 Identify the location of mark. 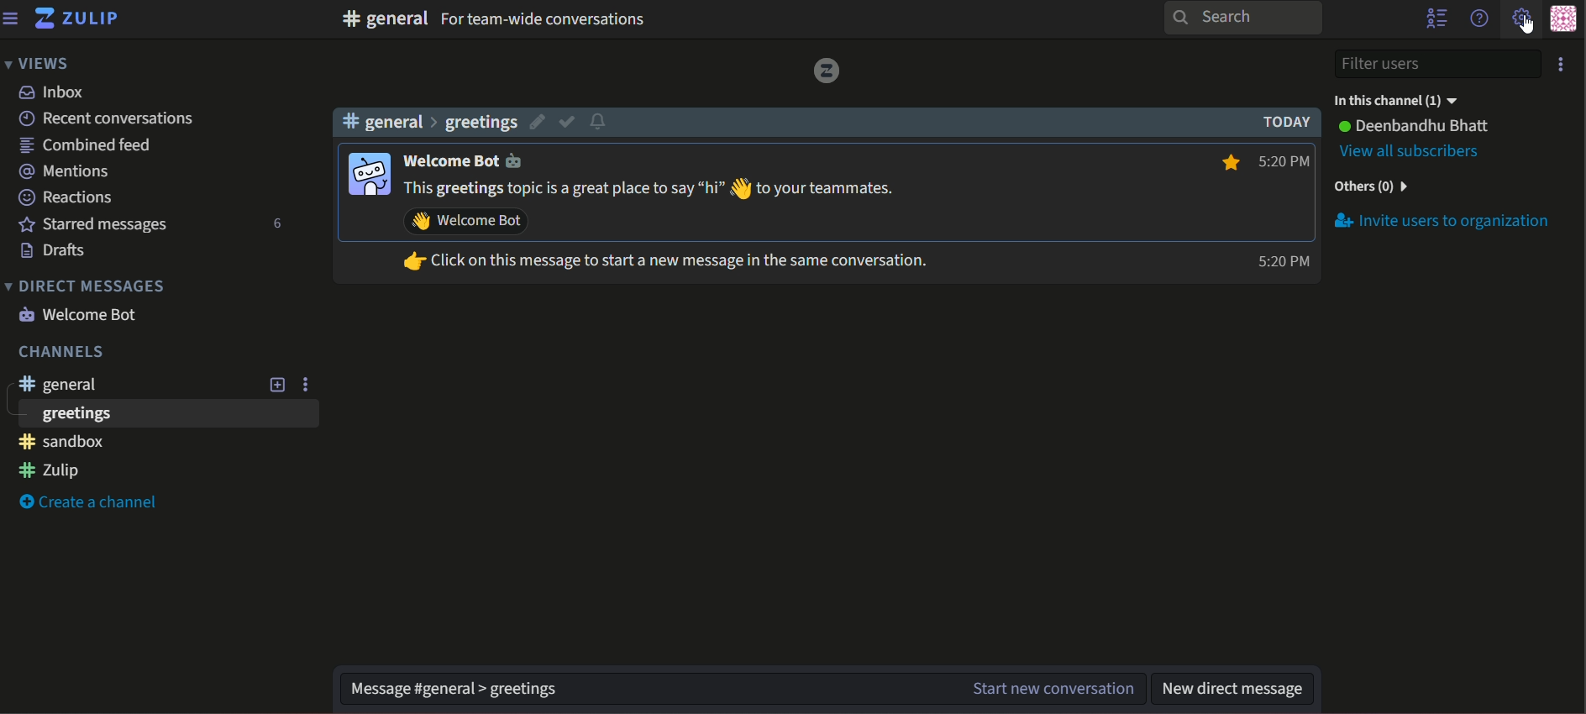
(568, 122).